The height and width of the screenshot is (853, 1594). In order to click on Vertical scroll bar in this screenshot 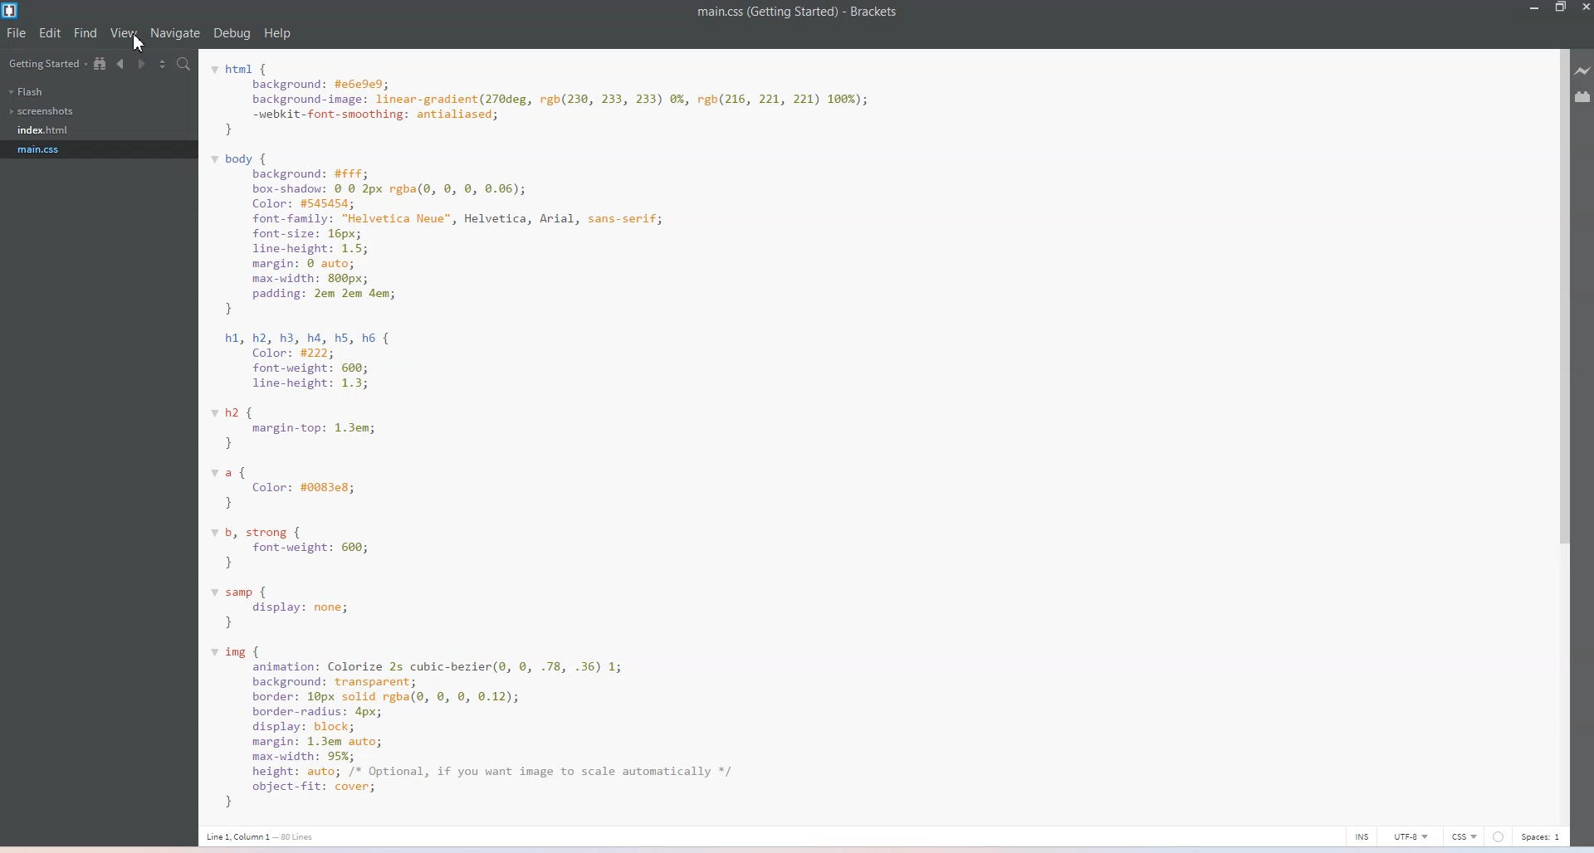, I will do `click(1561, 434)`.